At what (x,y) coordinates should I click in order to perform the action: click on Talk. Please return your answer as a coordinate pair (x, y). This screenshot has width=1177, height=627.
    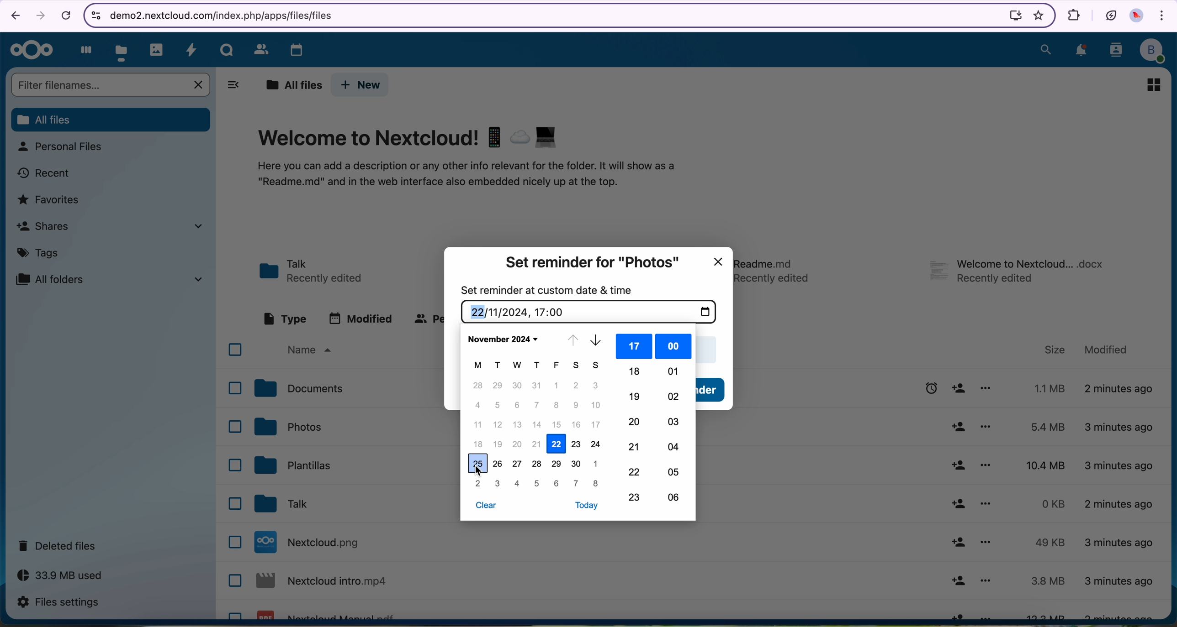
    Looking at the image, I should click on (227, 49).